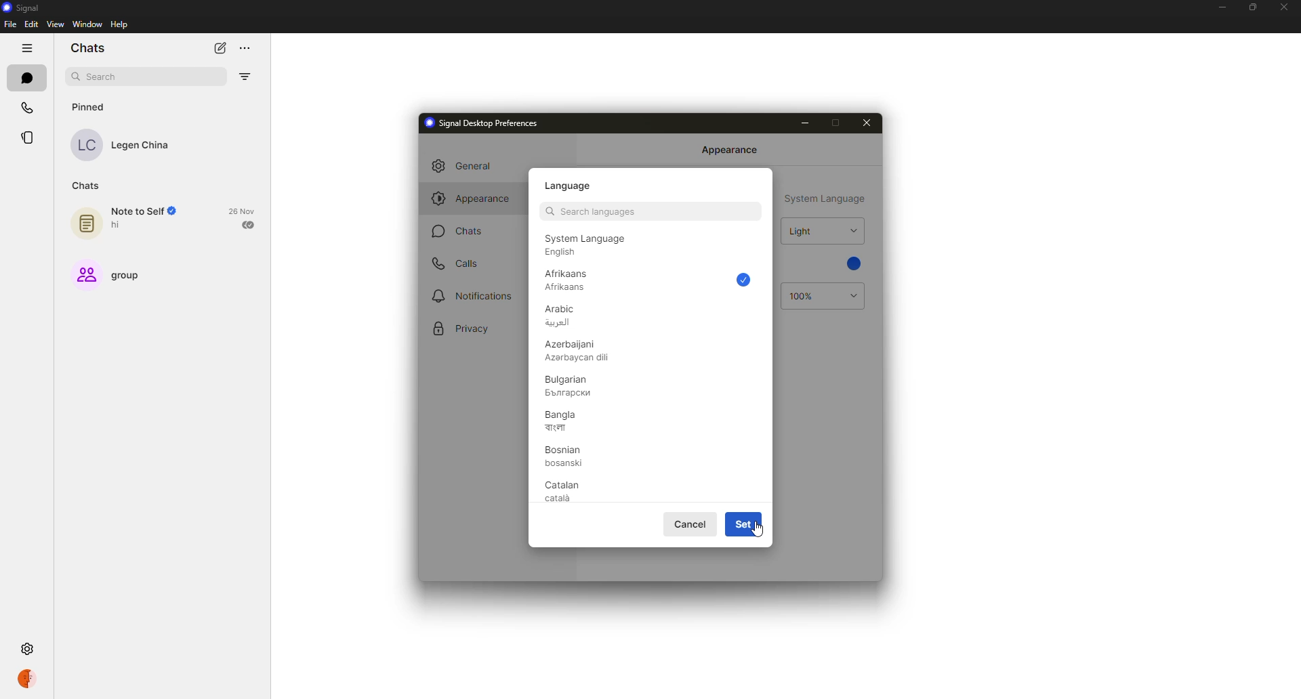 The height and width of the screenshot is (699, 1301). Describe the element at coordinates (745, 280) in the screenshot. I see `selected` at that location.